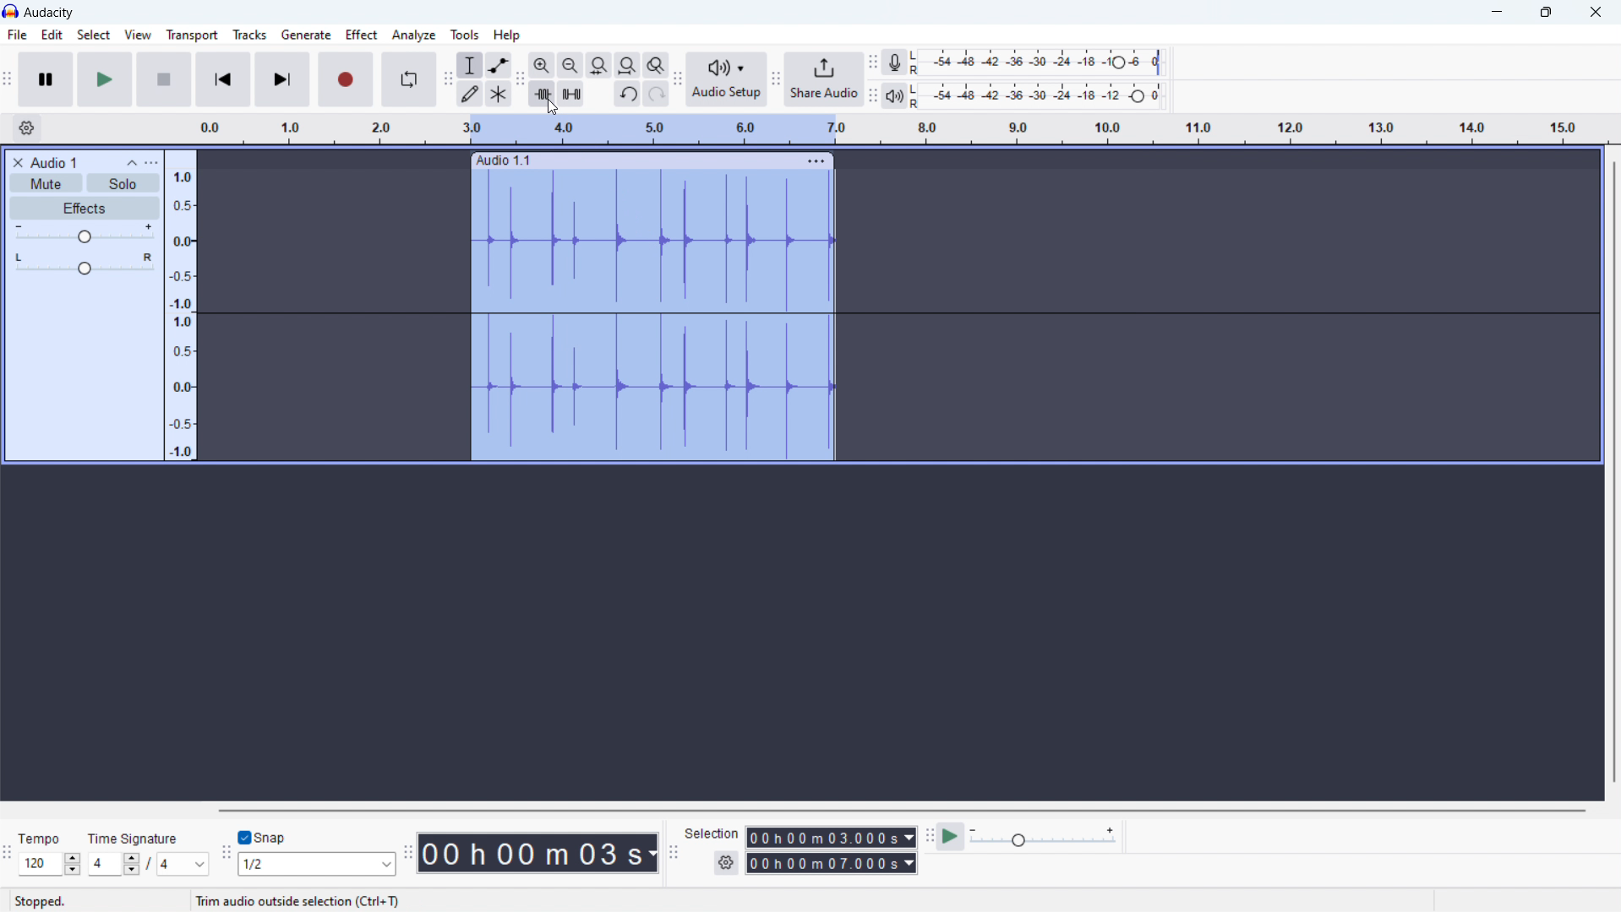 The height and width of the screenshot is (912, 1621). Describe the element at coordinates (46, 183) in the screenshot. I see `mute` at that location.